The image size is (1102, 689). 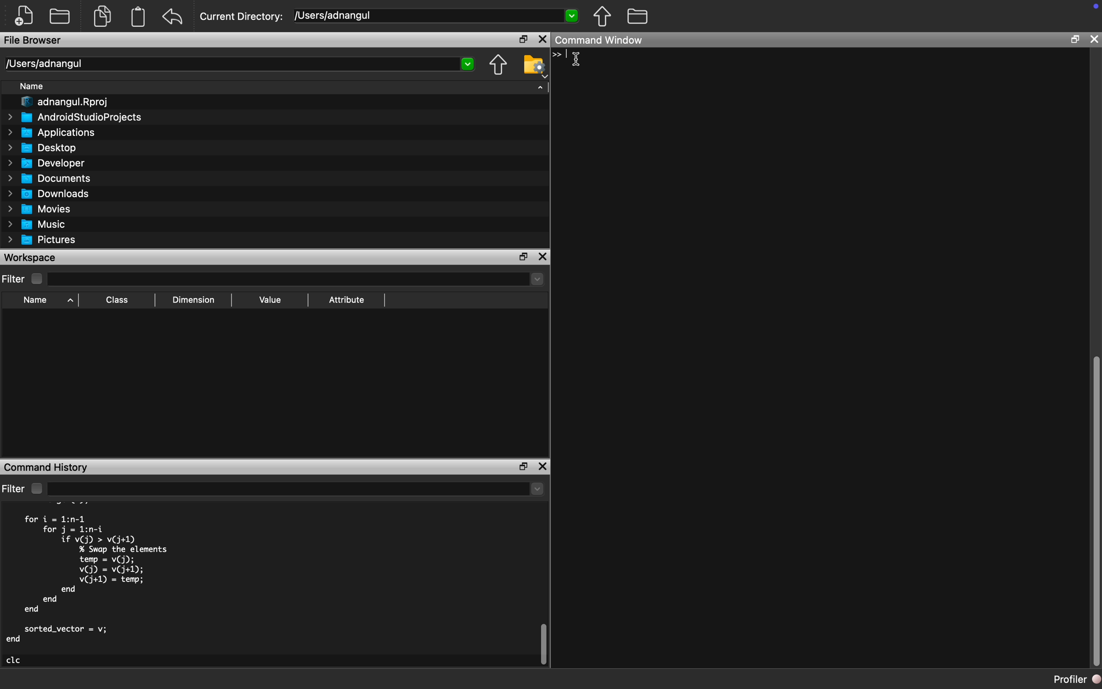 I want to click on Clipboard, so click(x=138, y=16).